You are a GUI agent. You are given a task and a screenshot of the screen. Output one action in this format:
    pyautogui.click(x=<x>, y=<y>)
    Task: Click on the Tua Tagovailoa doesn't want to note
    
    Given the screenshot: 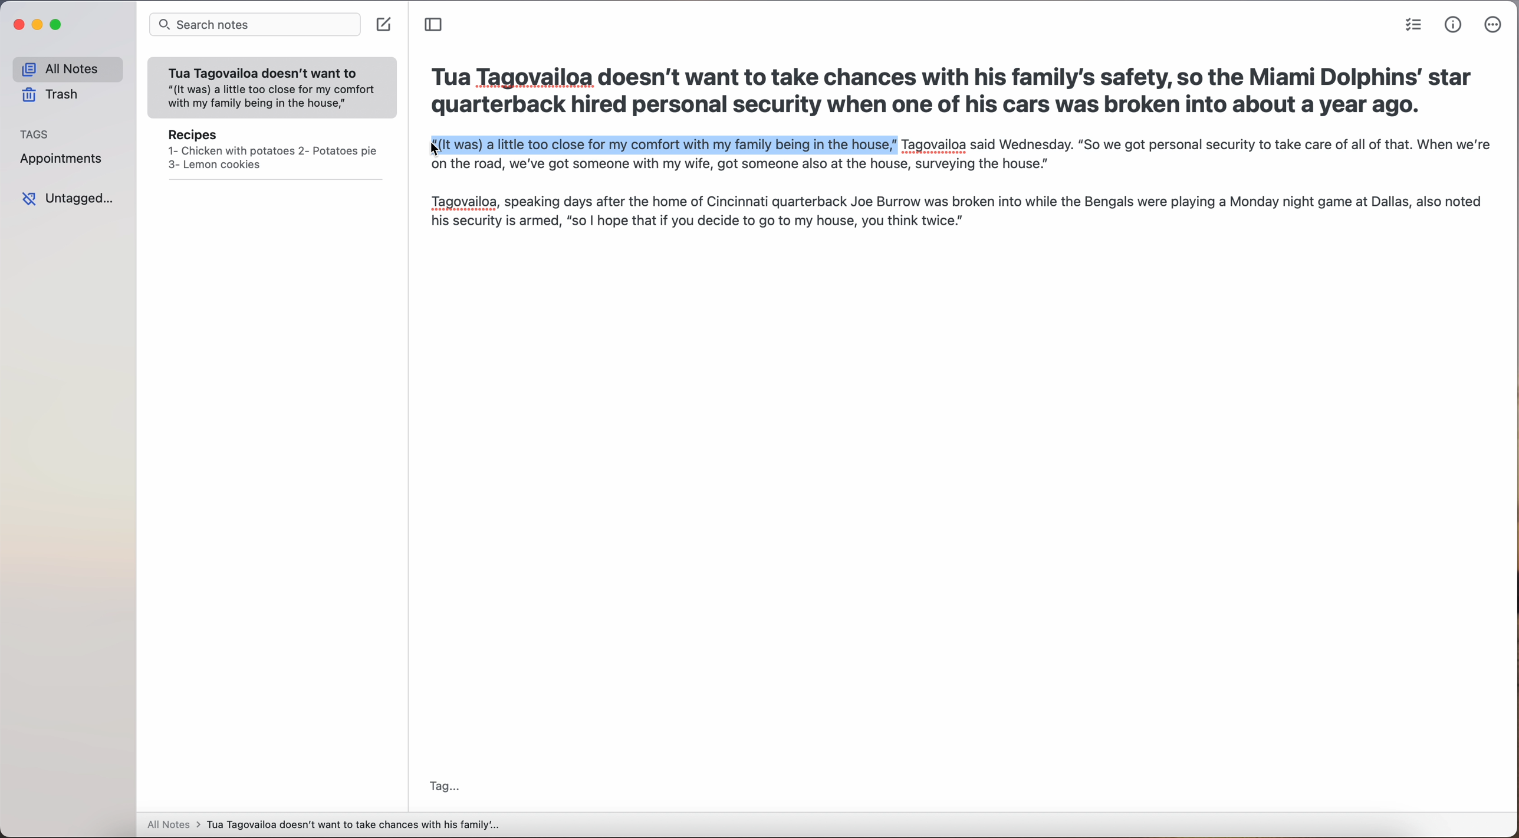 What is the action you would take?
    pyautogui.click(x=272, y=88)
    